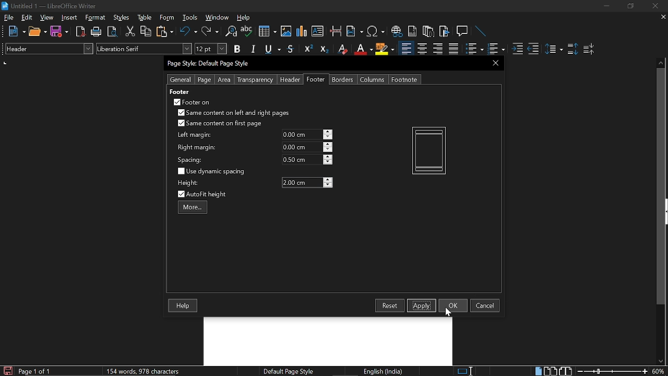  What do you see at coordinates (209, 194) in the screenshot?
I see `Auto fit height` at bounding box center [209, 194].